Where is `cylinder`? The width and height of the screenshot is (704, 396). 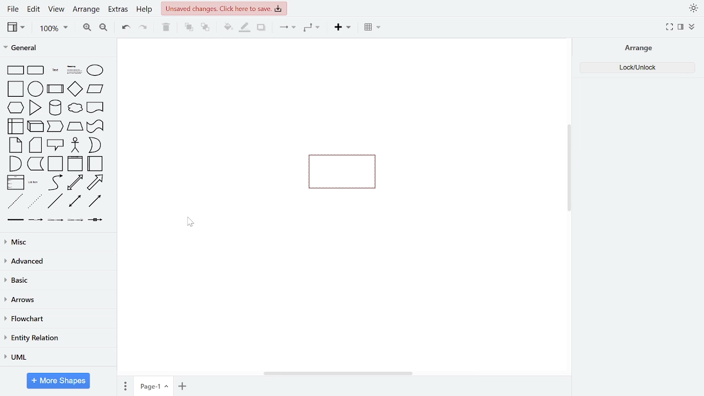
cylinder is located at coordinates (54, 107).